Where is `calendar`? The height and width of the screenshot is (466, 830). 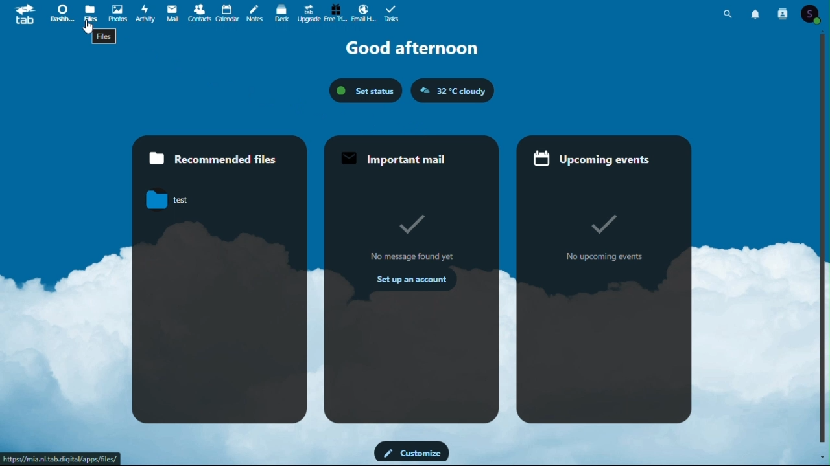 calendar is located at coordinates (226, 12).